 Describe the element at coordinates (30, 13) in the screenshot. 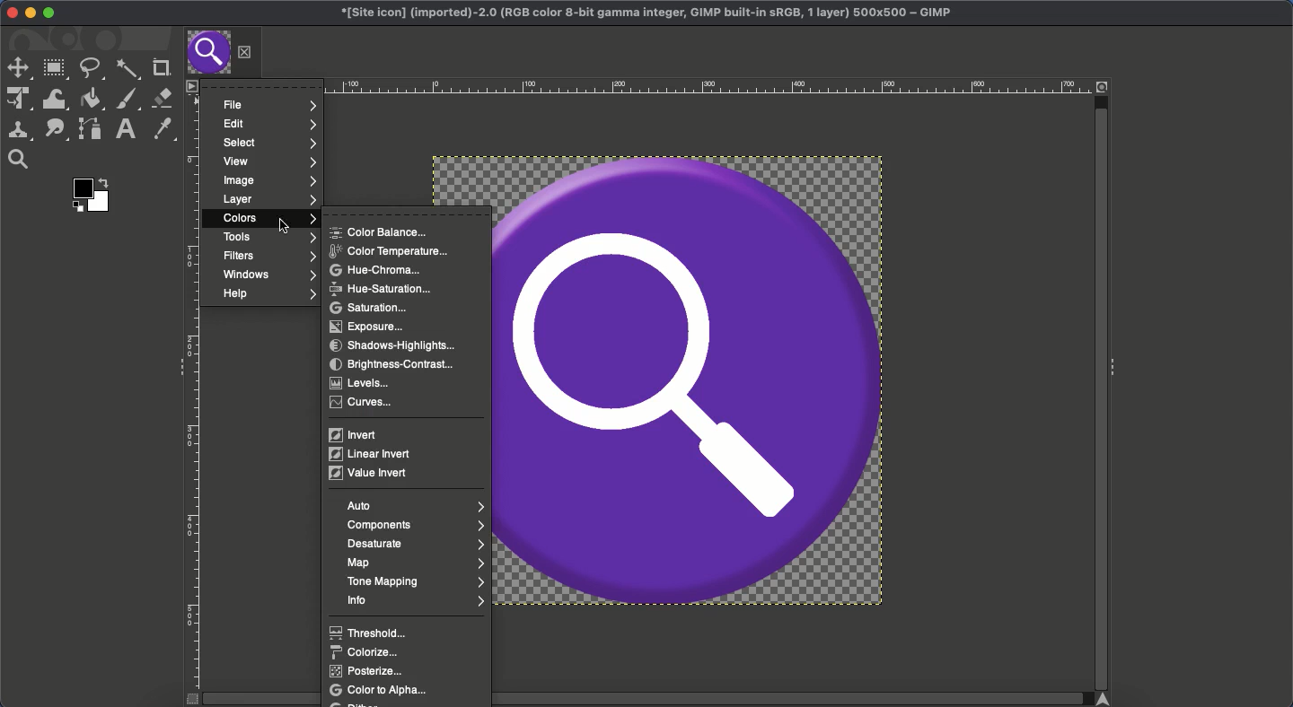

I see `Minimize` at that location.